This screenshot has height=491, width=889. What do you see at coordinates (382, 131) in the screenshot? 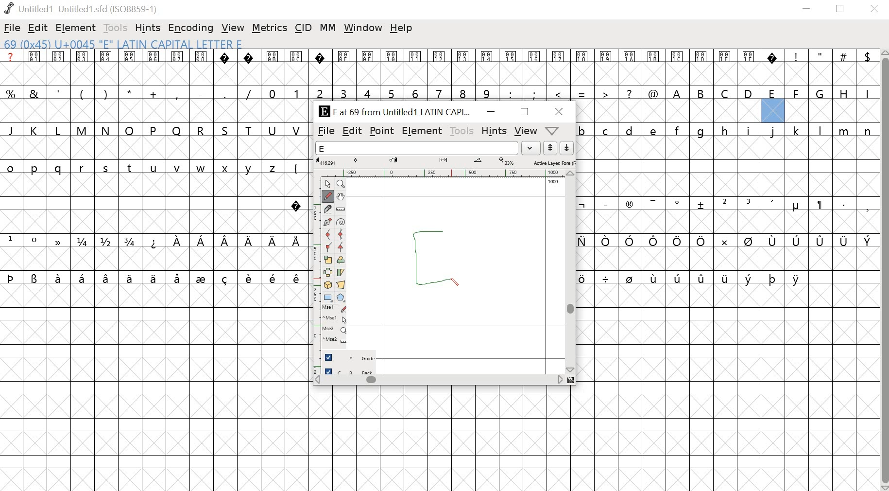
I see `point` at bounding box center [382, 131].